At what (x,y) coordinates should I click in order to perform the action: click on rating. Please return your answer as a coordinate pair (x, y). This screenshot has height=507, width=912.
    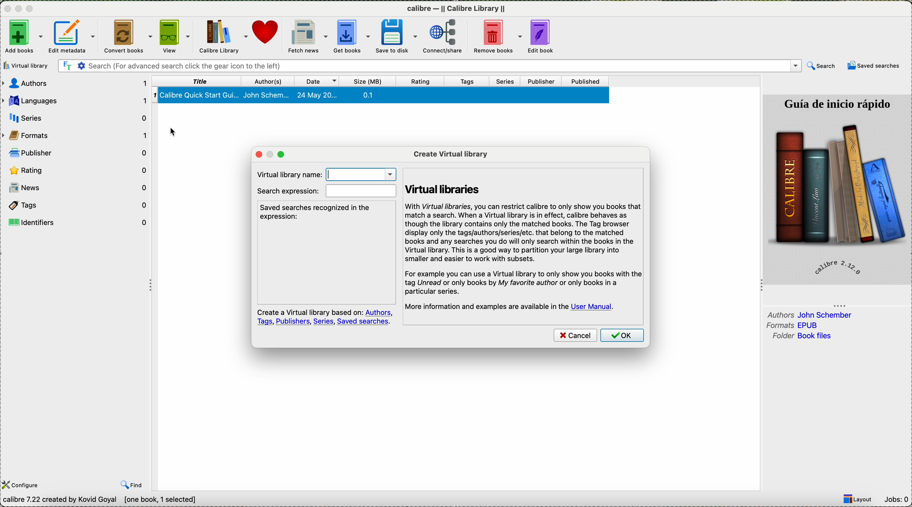
    Looking at the image, I should click on (78, 170).